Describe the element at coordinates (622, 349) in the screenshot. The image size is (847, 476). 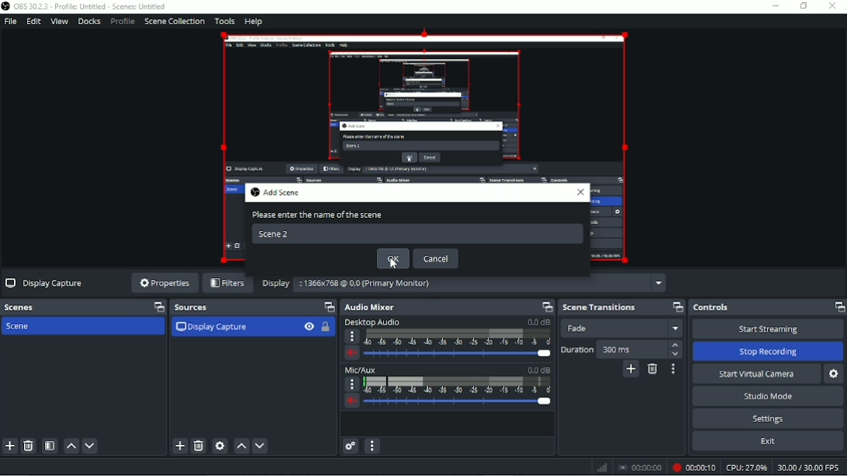
I see `Duration 300 ms` at that location.